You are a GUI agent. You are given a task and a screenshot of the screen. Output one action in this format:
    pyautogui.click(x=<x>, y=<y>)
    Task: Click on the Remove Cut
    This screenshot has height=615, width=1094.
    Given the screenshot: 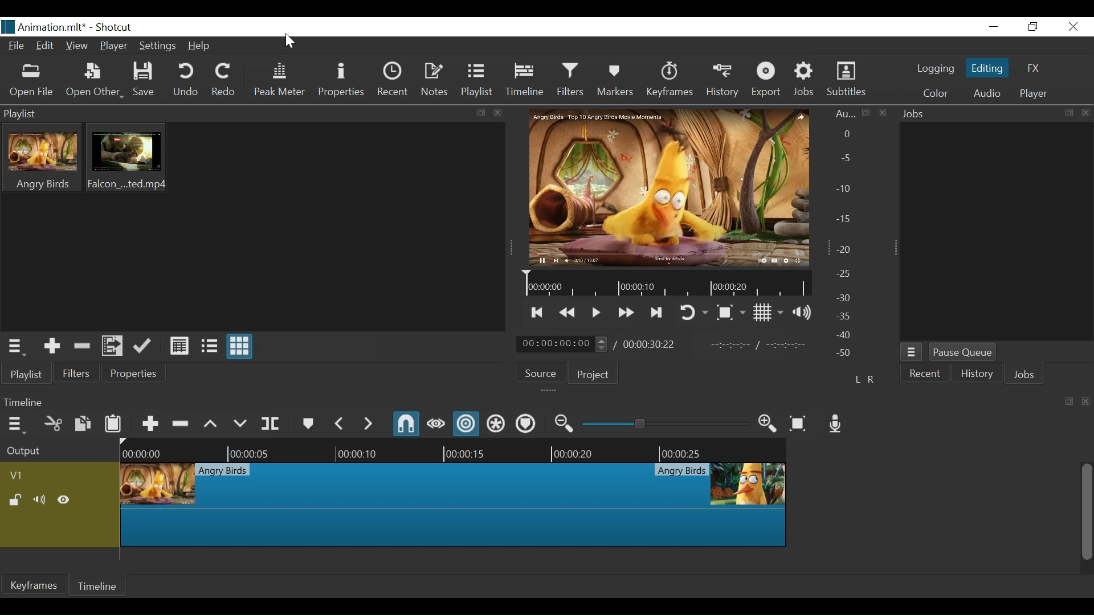 What is the action you would take?
    pyautogui.click(x=83, y=345)
    